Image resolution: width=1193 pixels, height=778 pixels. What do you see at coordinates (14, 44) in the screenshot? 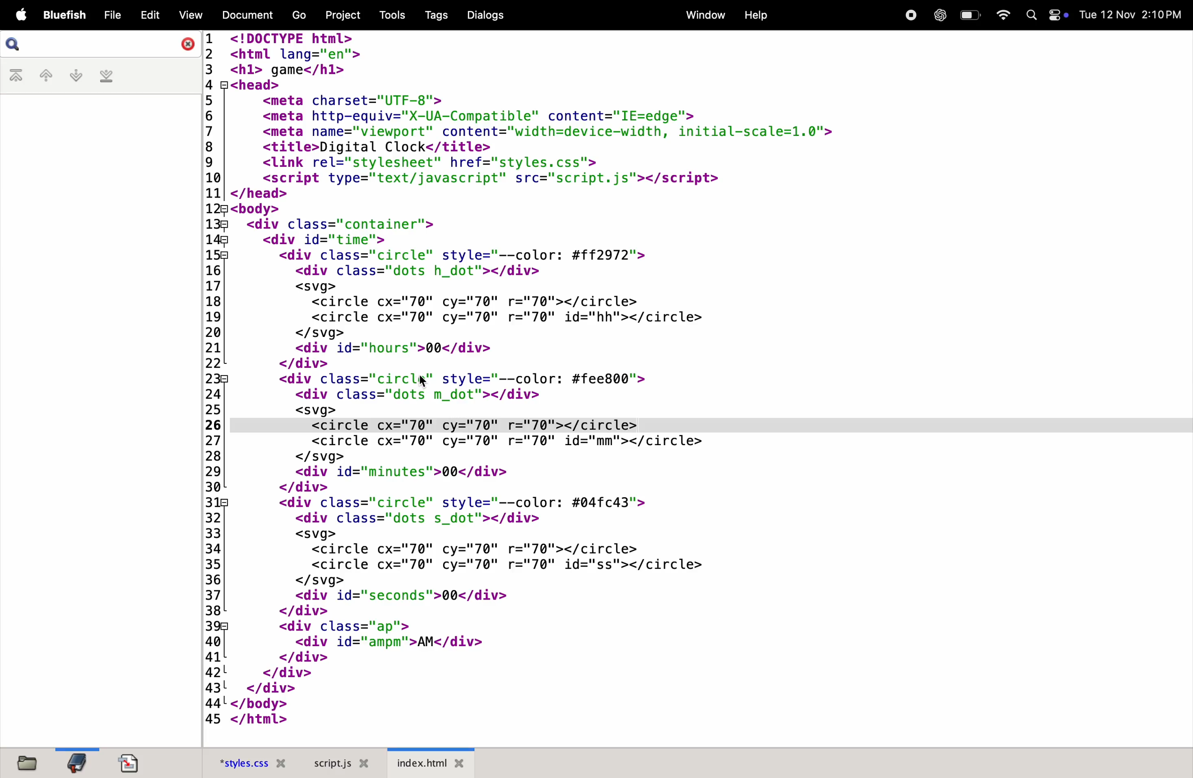
I see `search bar` at bounding box center [14, 44].